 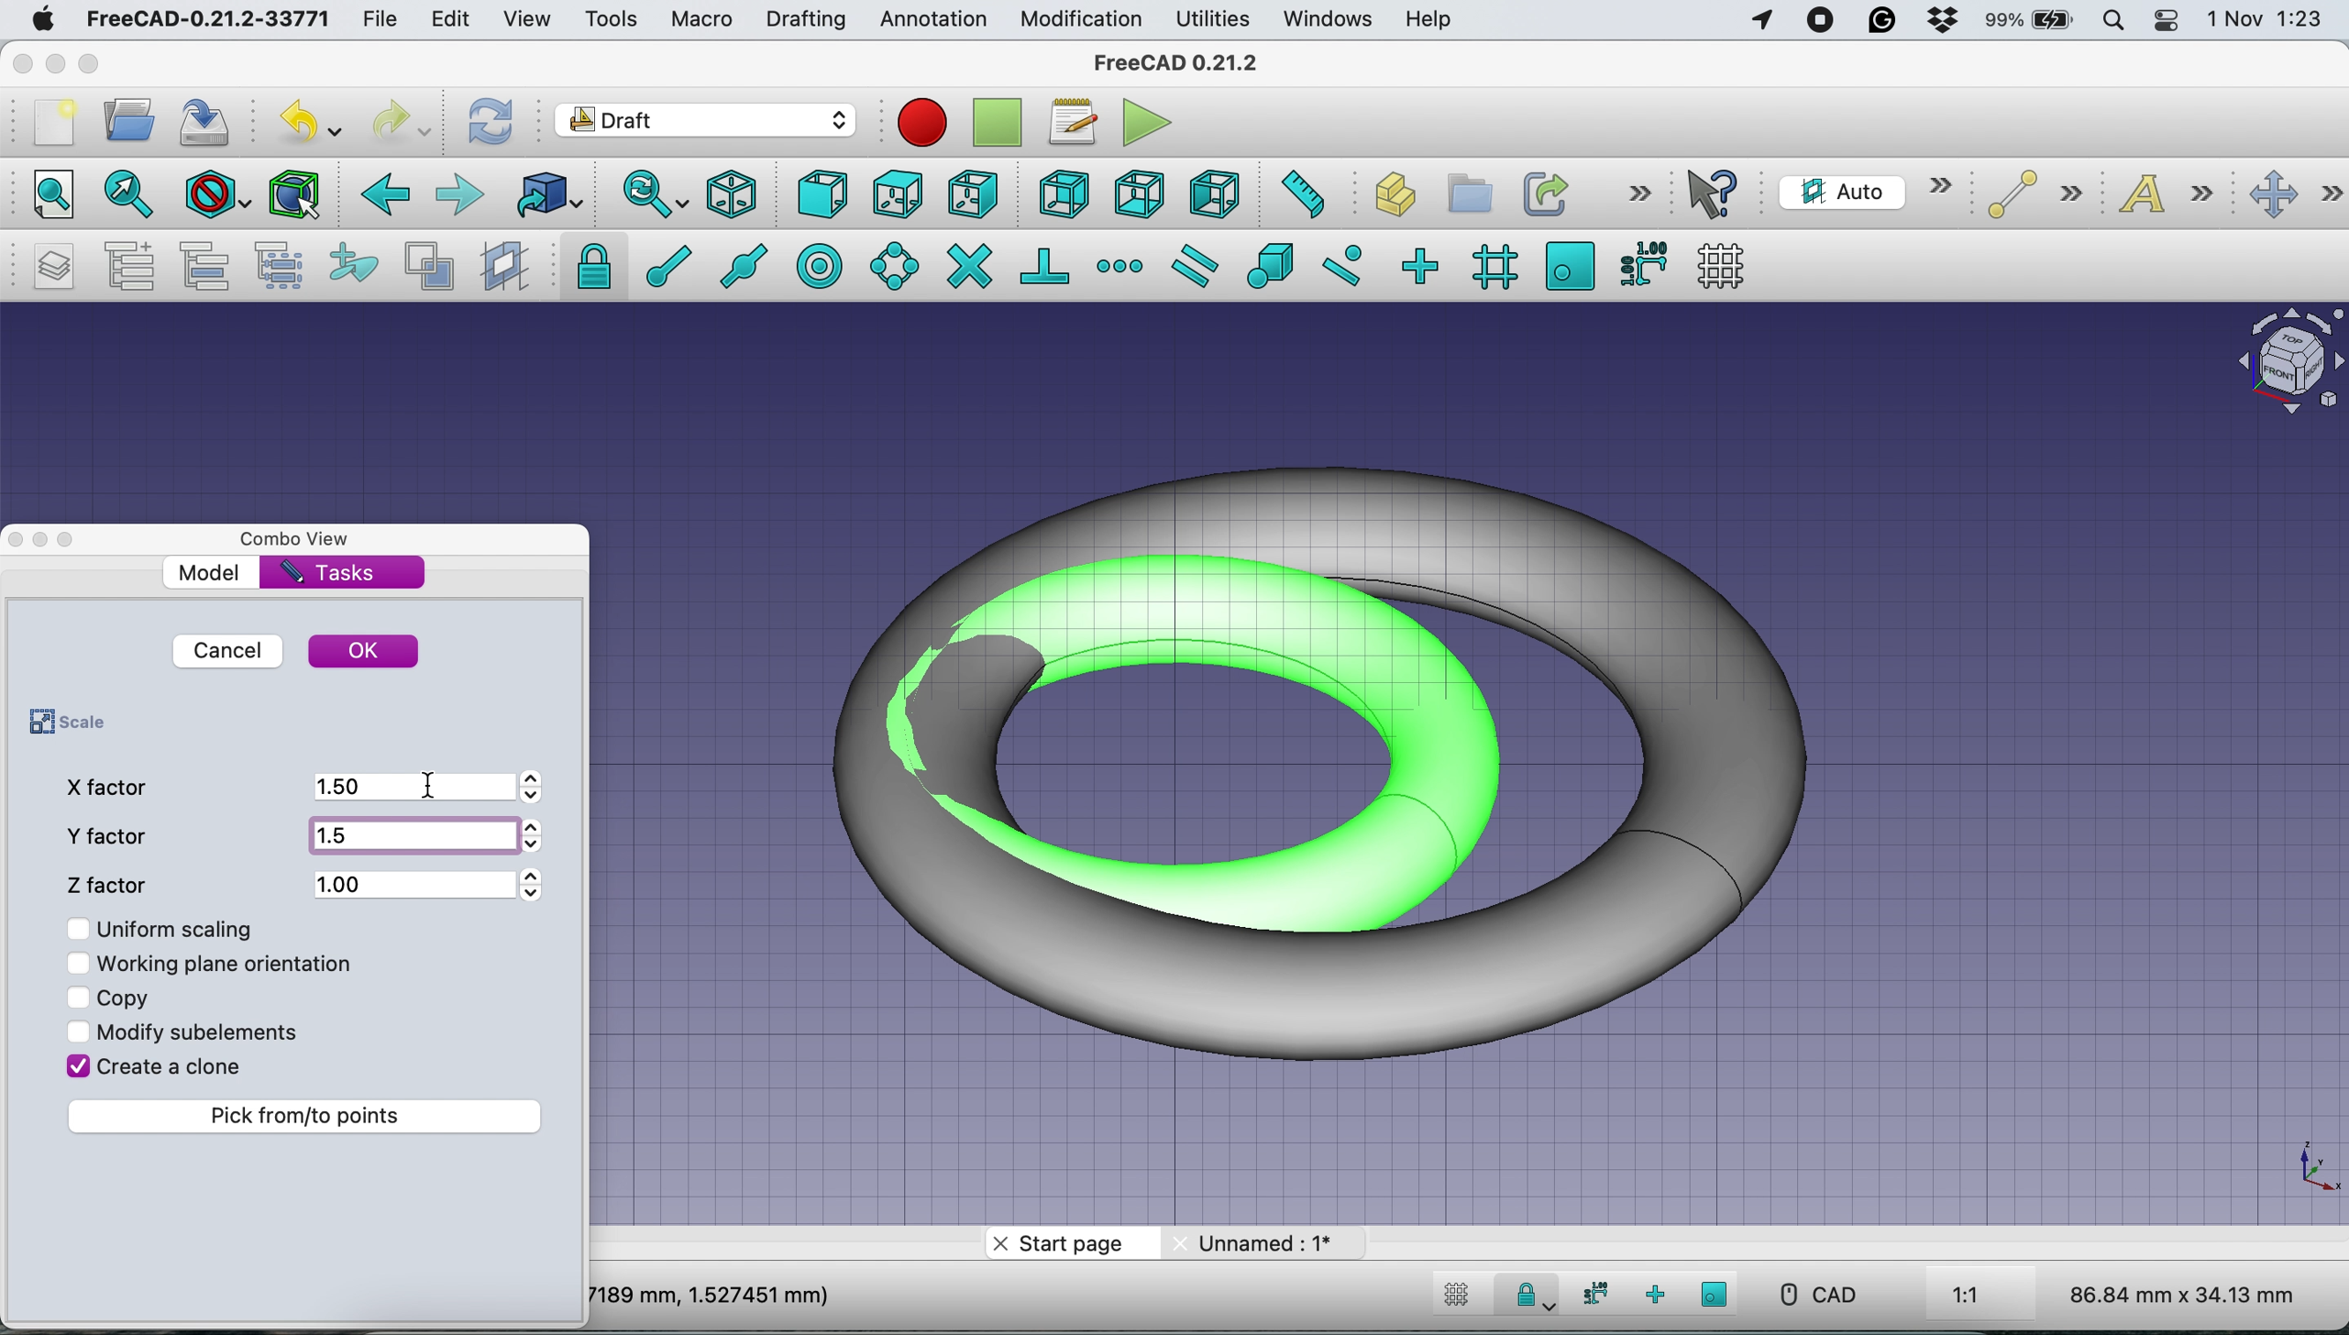 What do you see at coordinates (1464, 191) in the screenshot?
I see `create group` at bounding box center [1464, 191].